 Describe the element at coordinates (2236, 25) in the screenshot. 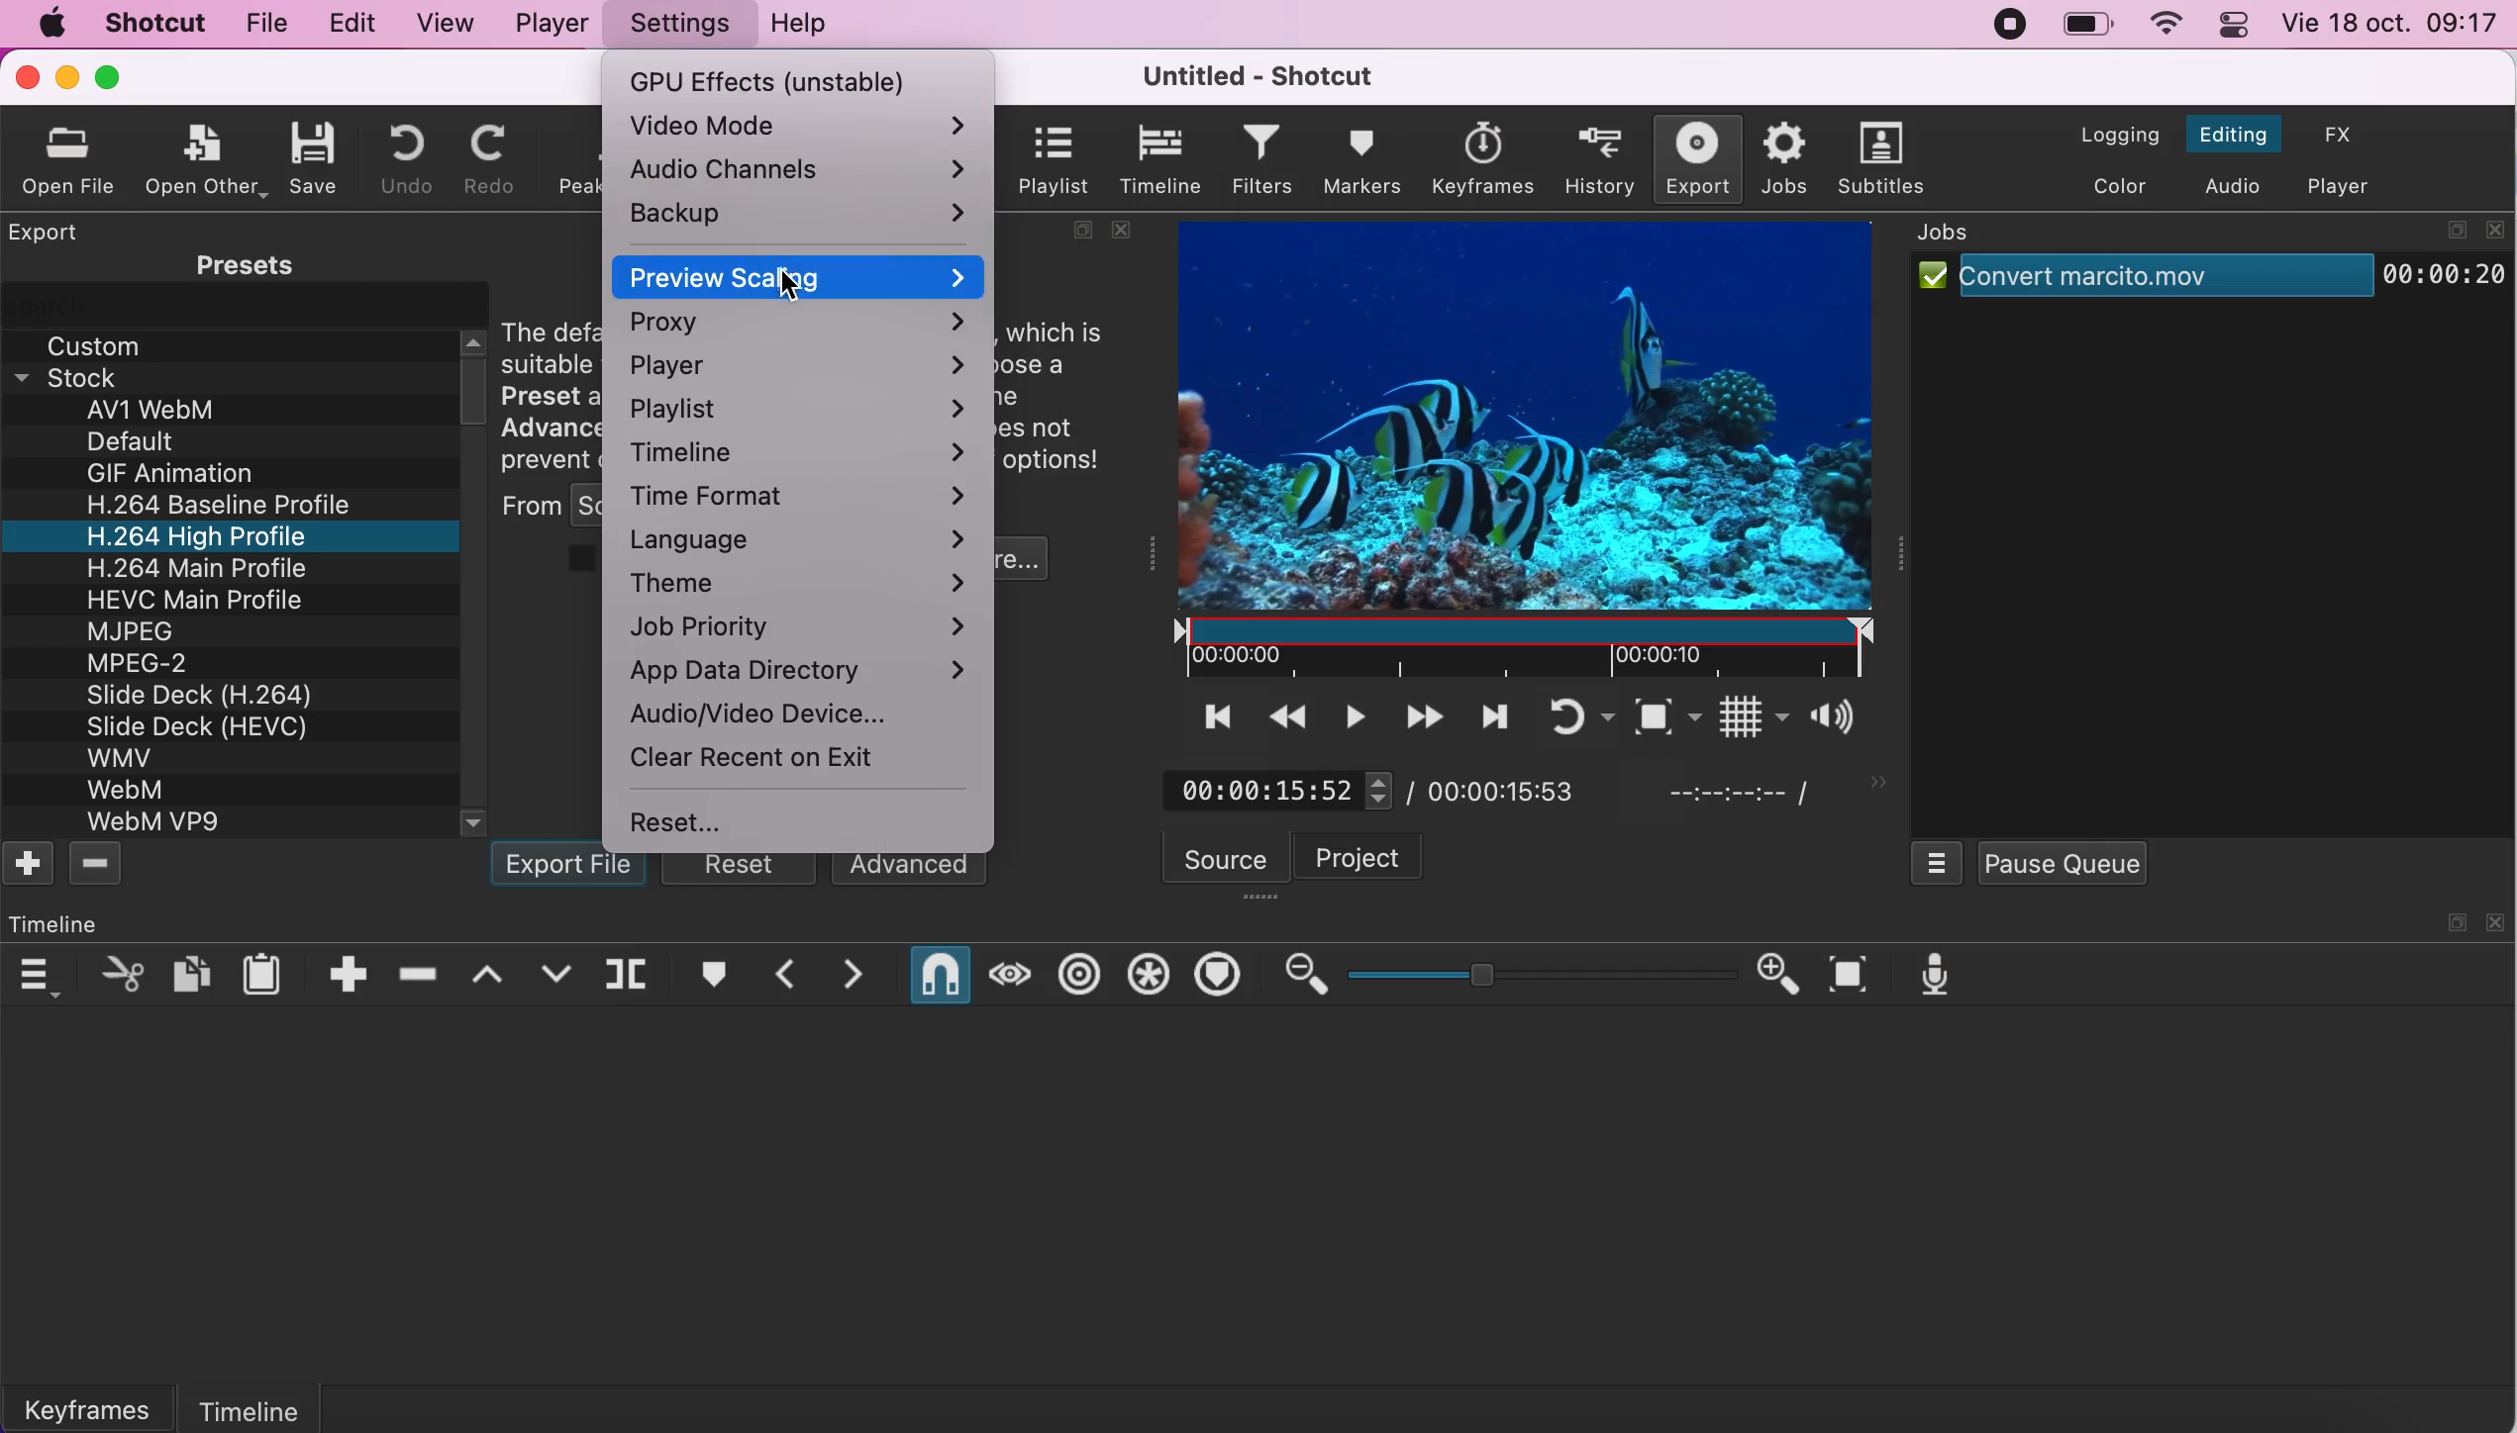

I see `panel control` at that location.